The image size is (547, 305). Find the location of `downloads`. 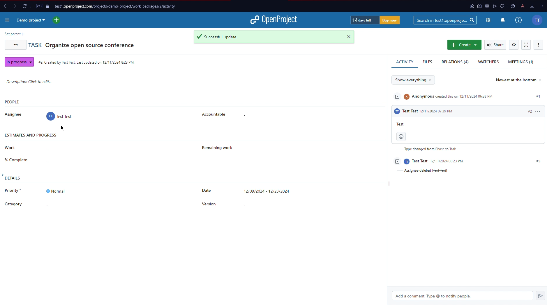

downloads is located at coordinates (531, 6).